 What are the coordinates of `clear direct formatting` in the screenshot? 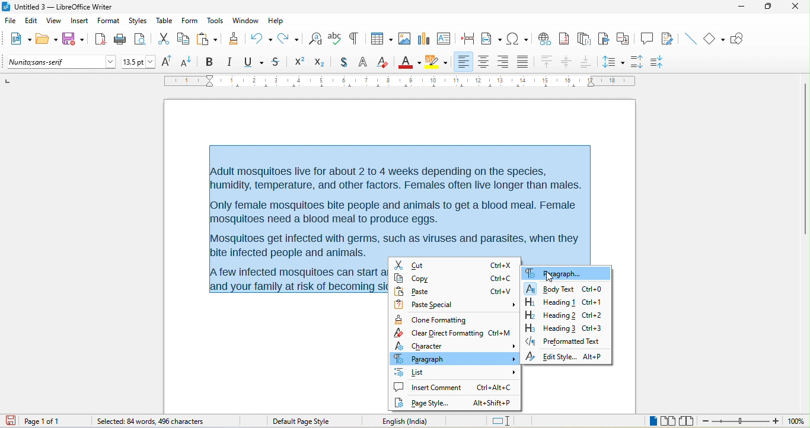 It's located at (383, 62).